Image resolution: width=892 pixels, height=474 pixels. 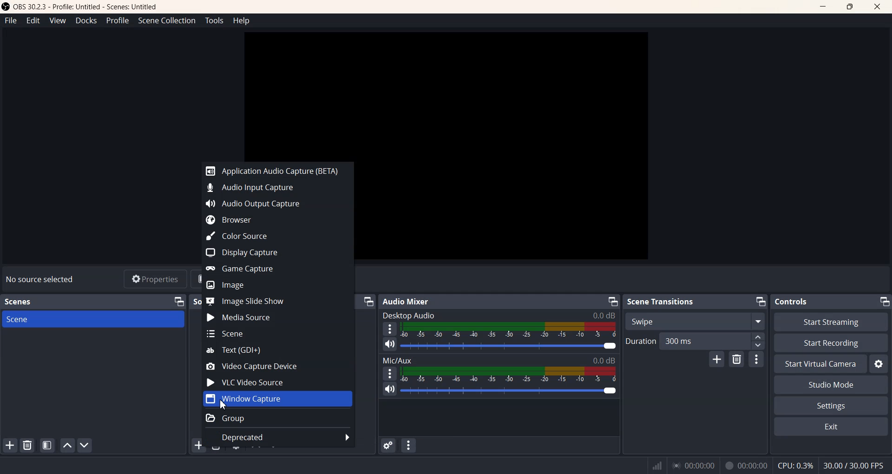 What do you see at coordinates (831, 343) in the screenshot?
I see `Start Recording` at bounding box center [831, 343].